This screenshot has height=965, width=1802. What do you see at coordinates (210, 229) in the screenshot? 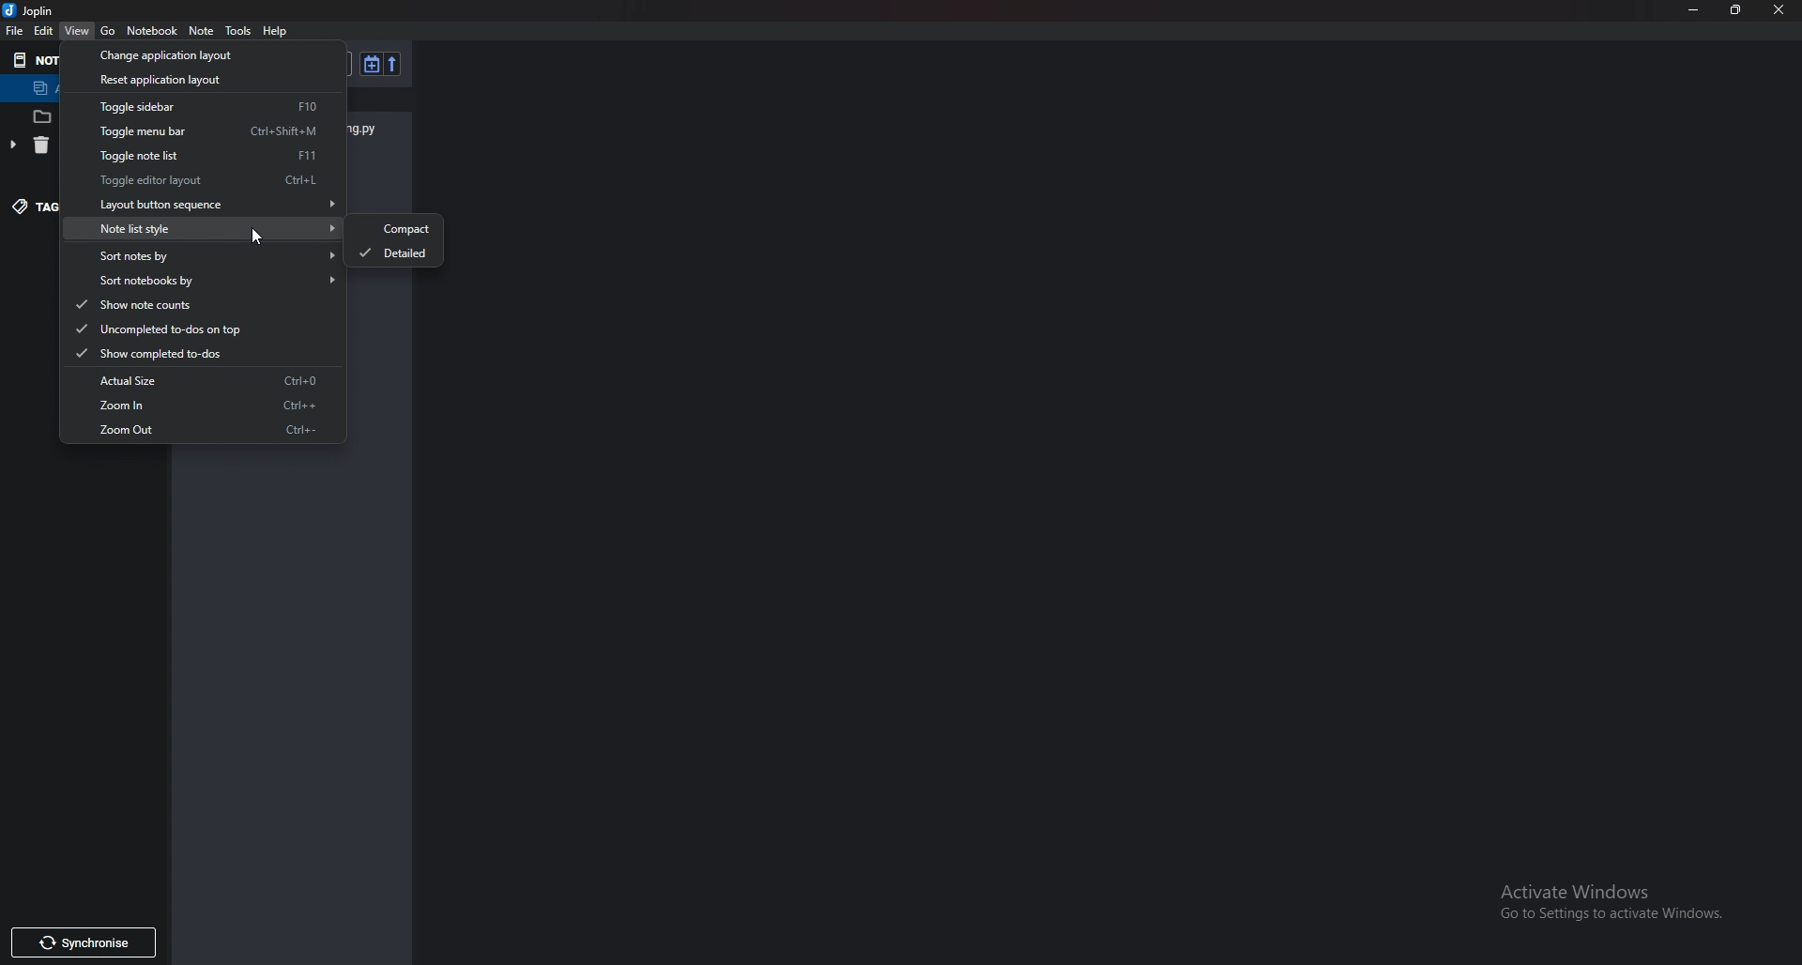
I see `note list style` at bounding box center [210, 229].